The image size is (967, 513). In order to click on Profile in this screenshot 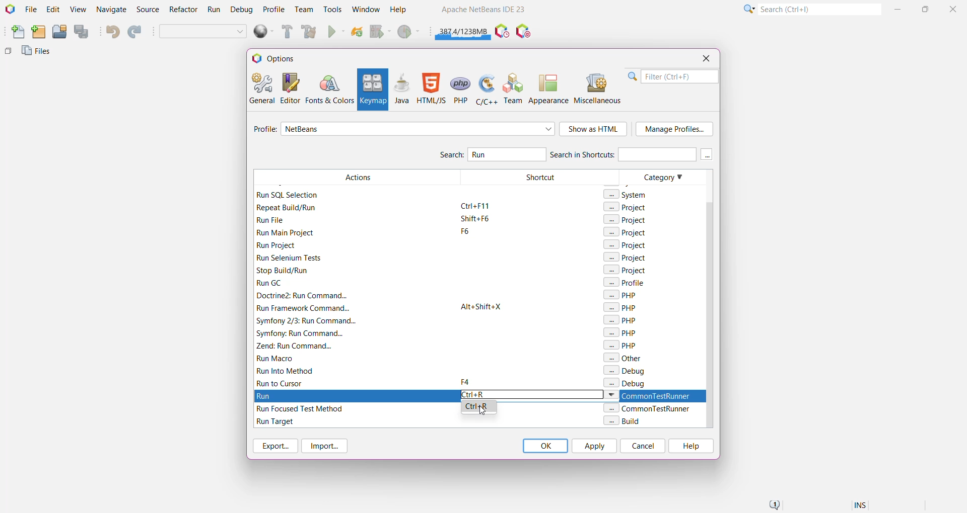, I will do `click(274, 9)`.